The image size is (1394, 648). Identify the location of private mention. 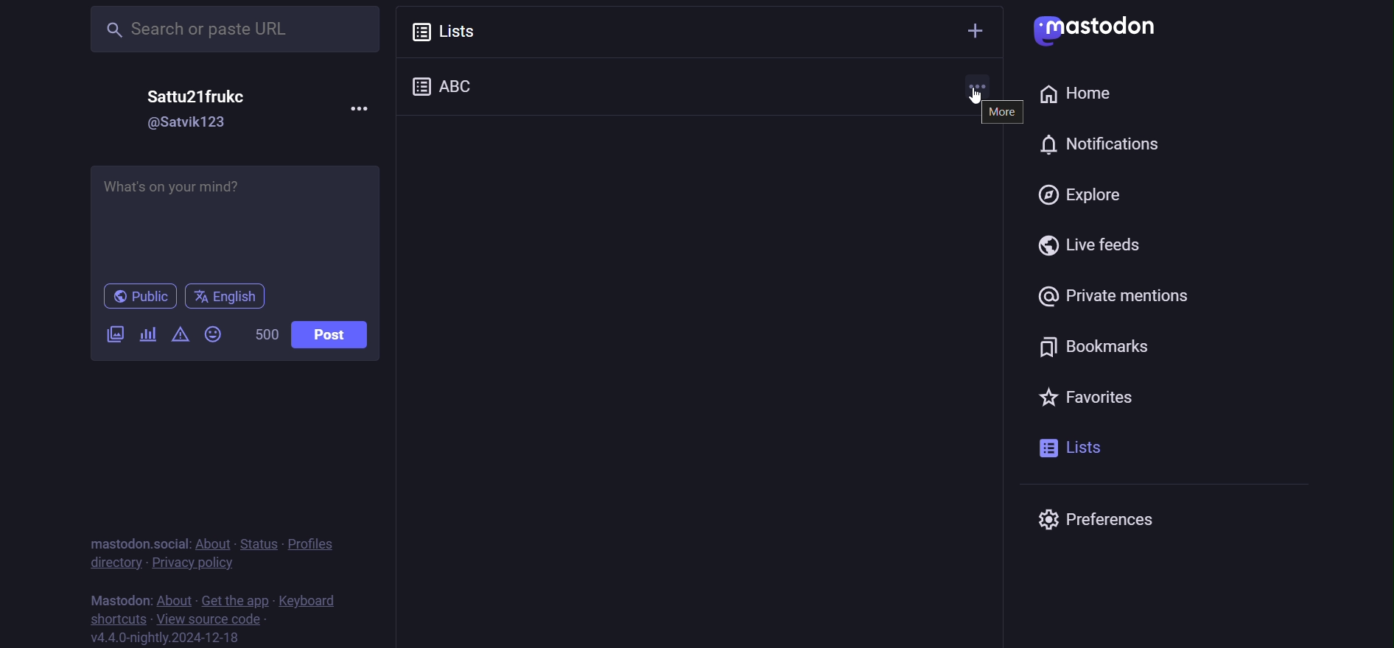
(1113, 297).